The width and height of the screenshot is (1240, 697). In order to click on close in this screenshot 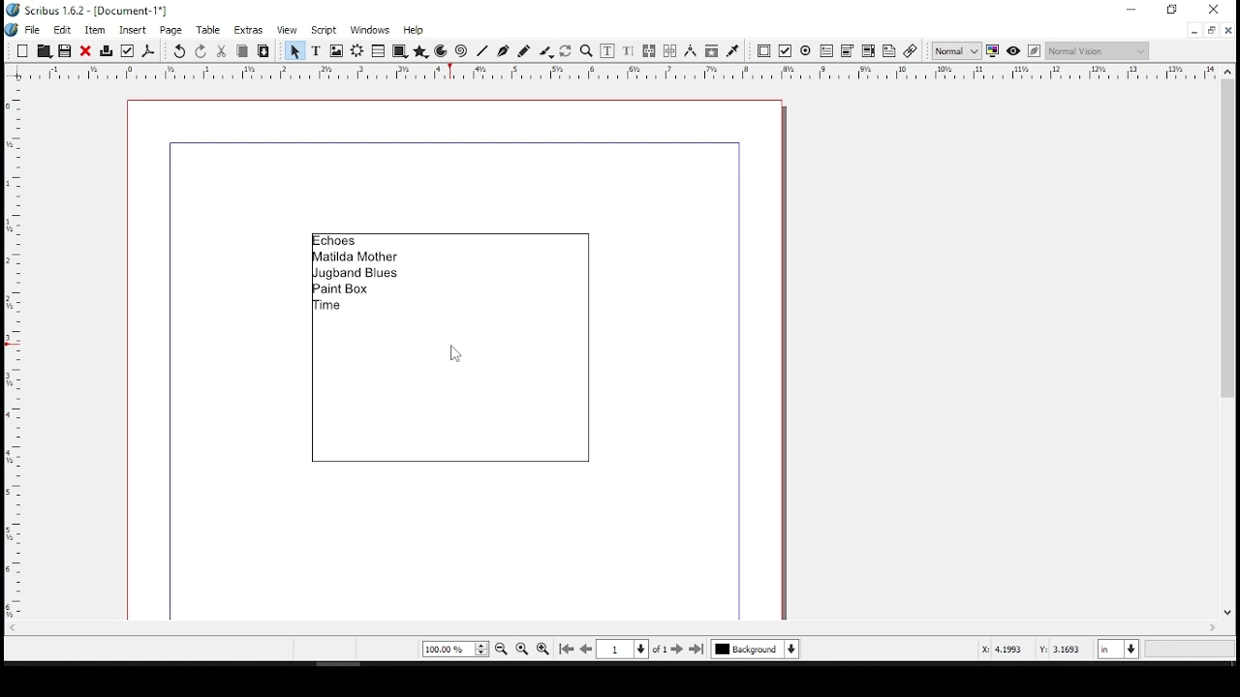, I will do `click(85, 50)`.